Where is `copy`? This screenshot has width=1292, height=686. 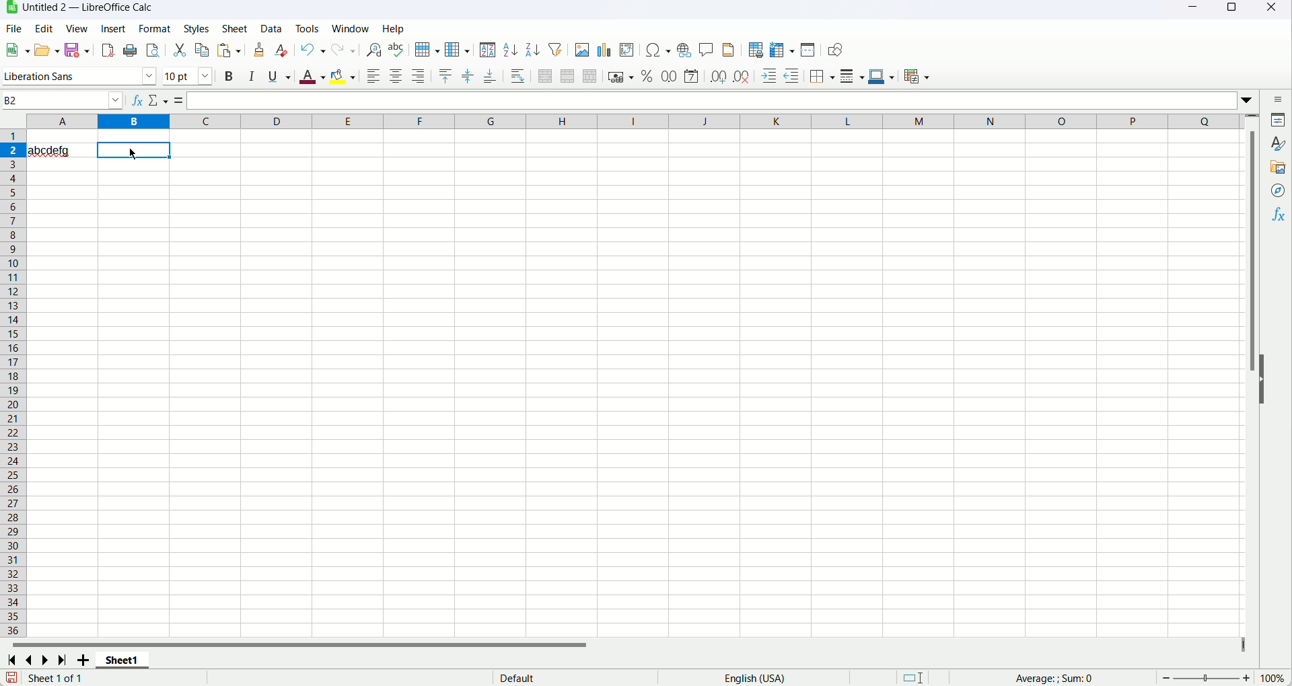 copy is located at coordinates (202, 50).